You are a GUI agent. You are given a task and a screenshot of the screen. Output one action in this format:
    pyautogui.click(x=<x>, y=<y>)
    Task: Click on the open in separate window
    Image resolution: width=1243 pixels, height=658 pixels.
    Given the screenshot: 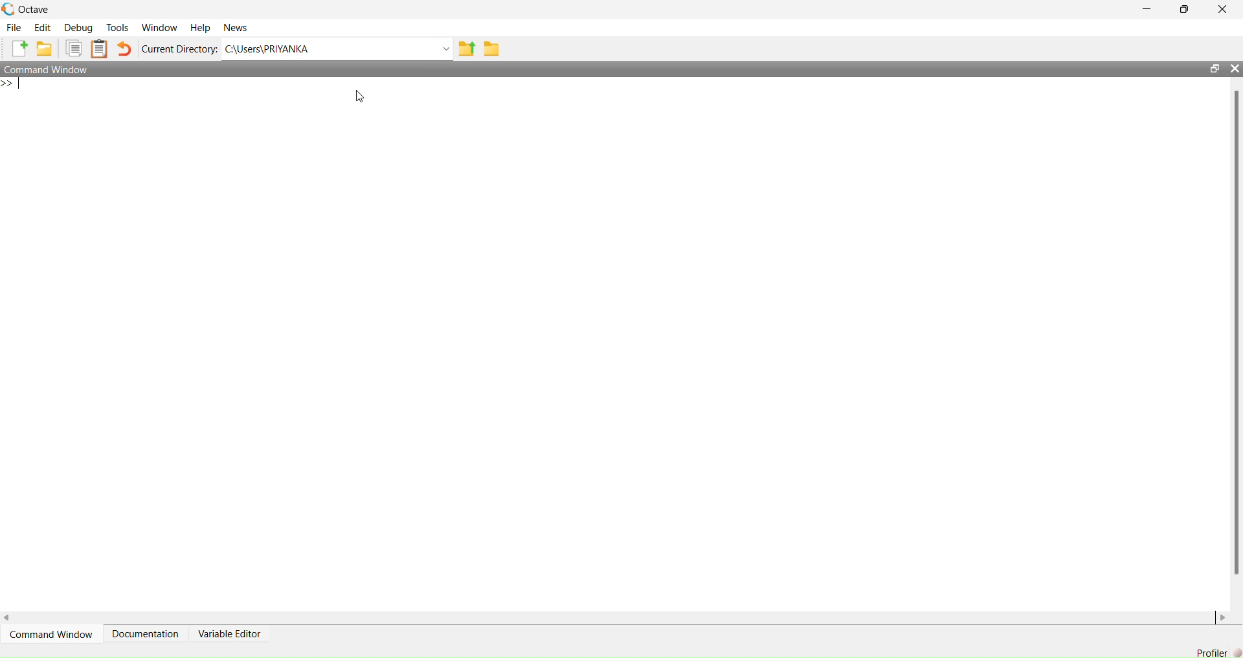 What is the action you would take?
    pyautogui.click(x=1215, y=69)
    